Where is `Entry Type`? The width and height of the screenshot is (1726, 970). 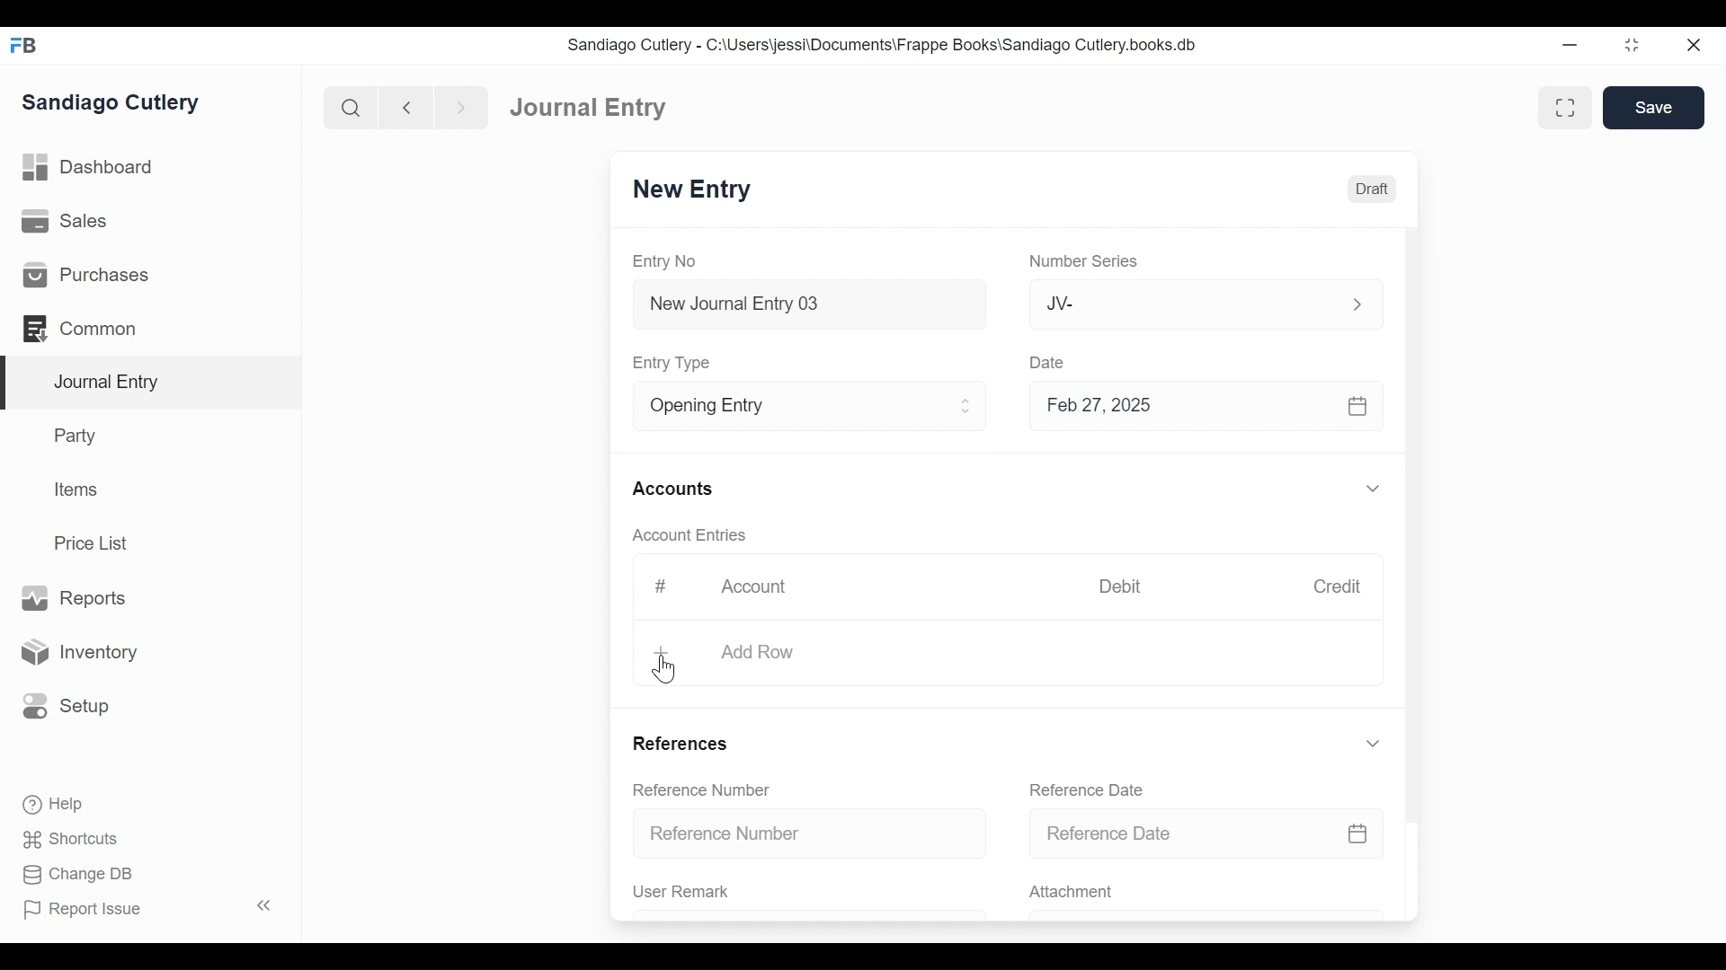 Entry Type is located at coordinates (786, 406).